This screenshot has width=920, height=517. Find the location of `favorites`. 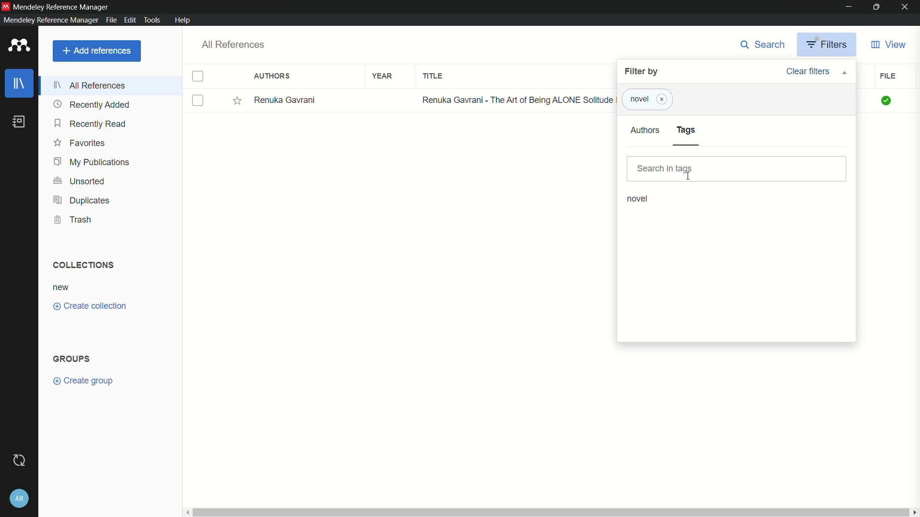

favorites is located at coordinates (80, 143).